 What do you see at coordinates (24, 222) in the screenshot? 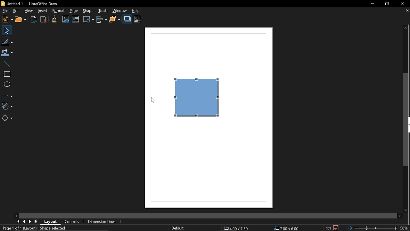
I see `Previous page` at bounding box center [24, 222].